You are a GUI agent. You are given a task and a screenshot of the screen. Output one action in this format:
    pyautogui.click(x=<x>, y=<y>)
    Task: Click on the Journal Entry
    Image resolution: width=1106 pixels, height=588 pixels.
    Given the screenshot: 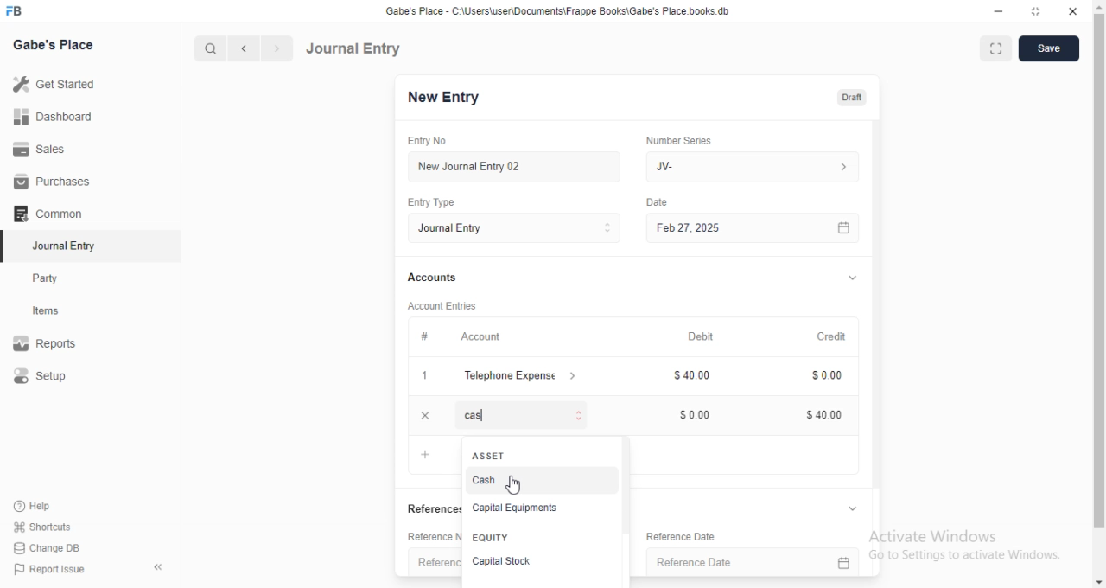 What is the action you would take?
    pyautogui.click(x=356, y=48)
    